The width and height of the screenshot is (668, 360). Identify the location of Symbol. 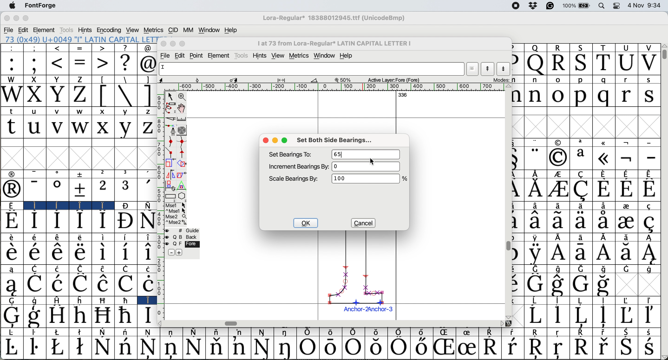
(59, 205).